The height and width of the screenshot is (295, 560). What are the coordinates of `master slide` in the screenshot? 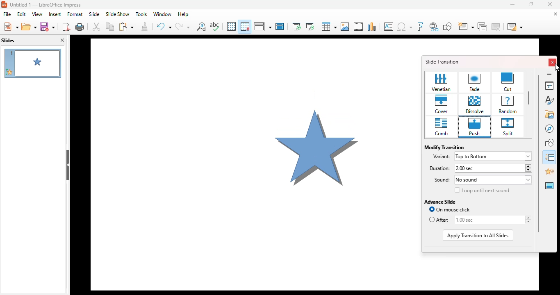 It's located at (549, 186).